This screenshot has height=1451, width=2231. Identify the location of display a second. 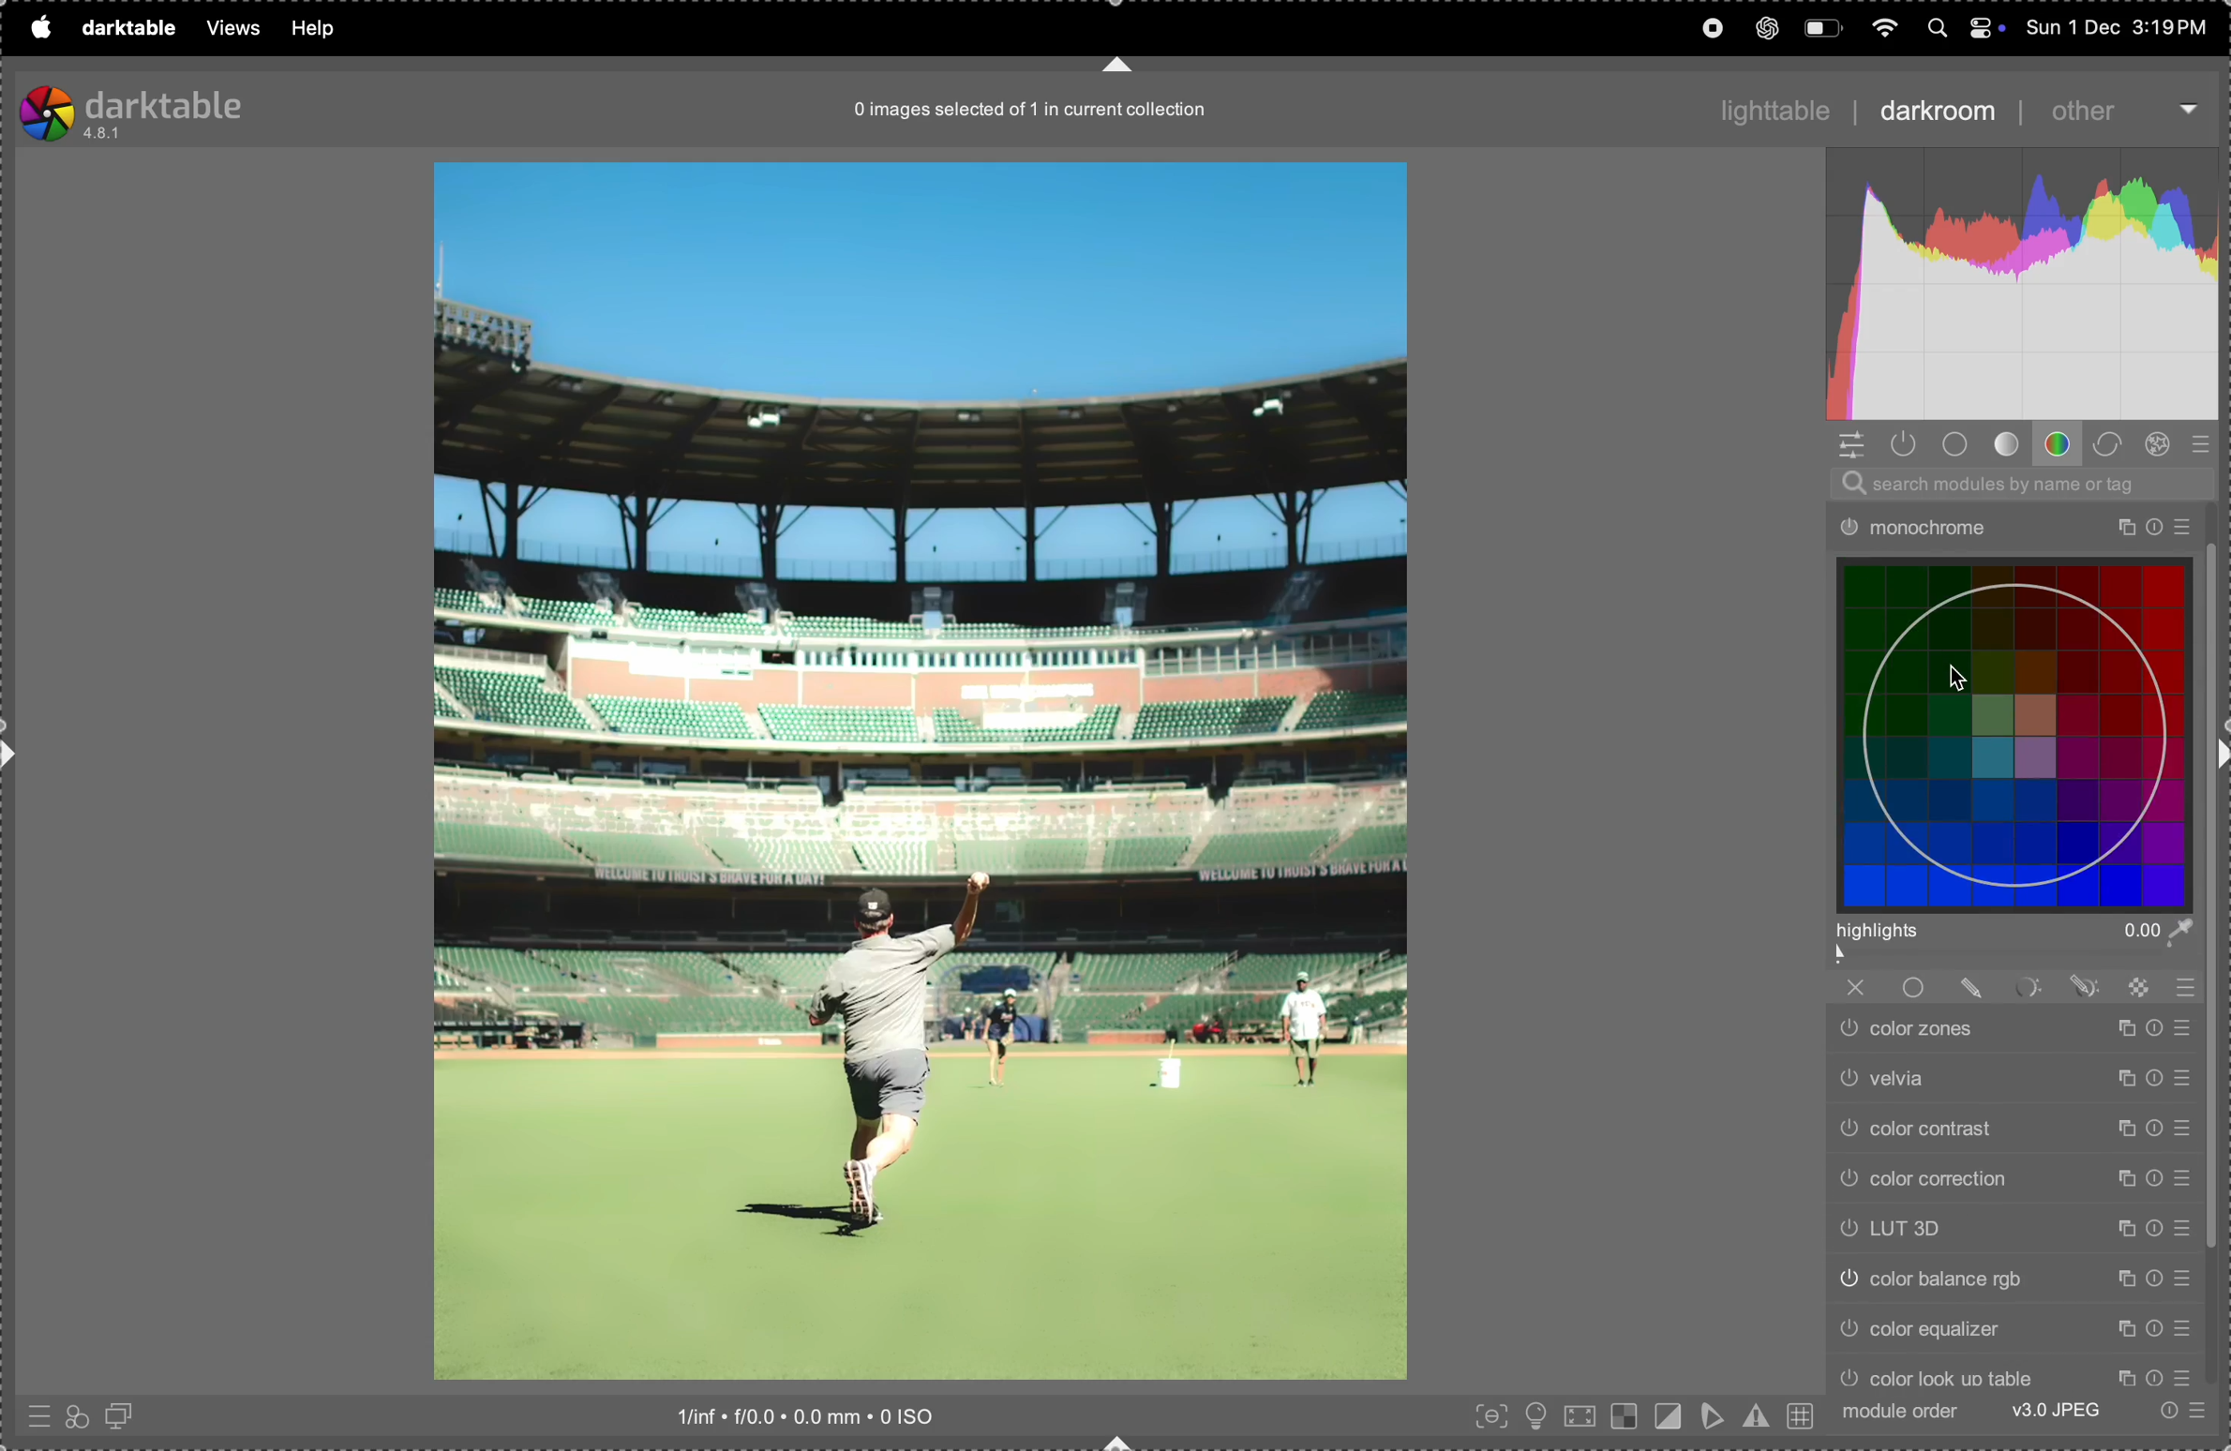
(125, 1414).